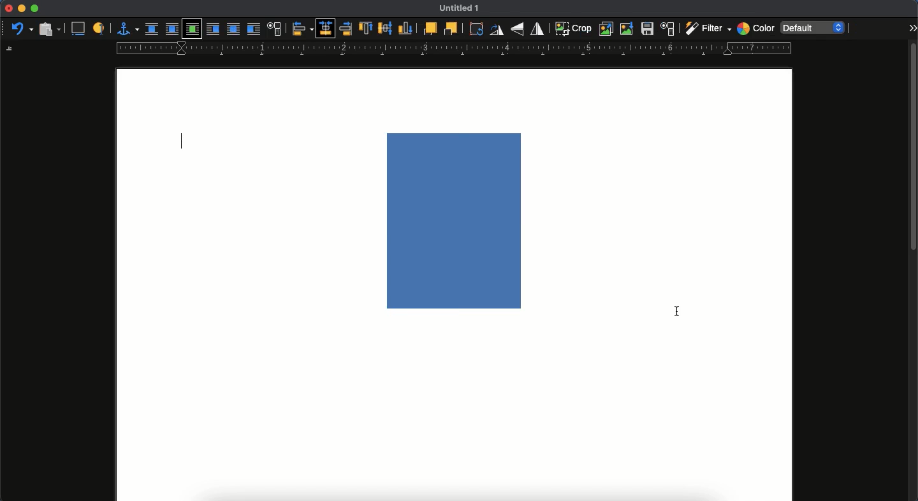  I want to click on guide, so click(453, 48).